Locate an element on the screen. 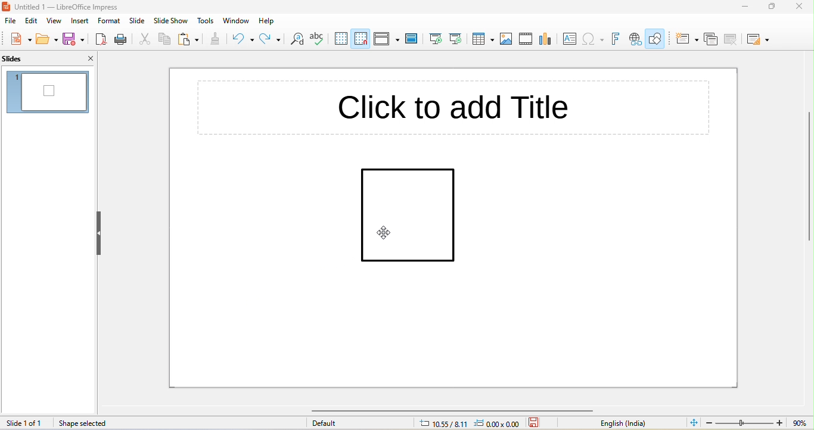  save is located at coordinates (74, 38).